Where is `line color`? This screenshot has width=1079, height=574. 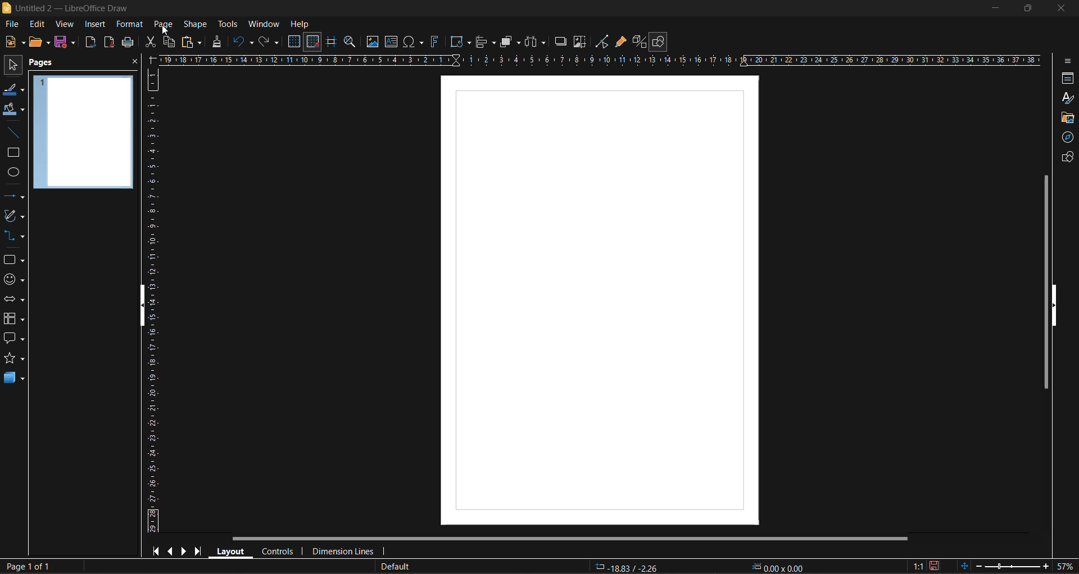
line color is located at coordinates (14, 92).